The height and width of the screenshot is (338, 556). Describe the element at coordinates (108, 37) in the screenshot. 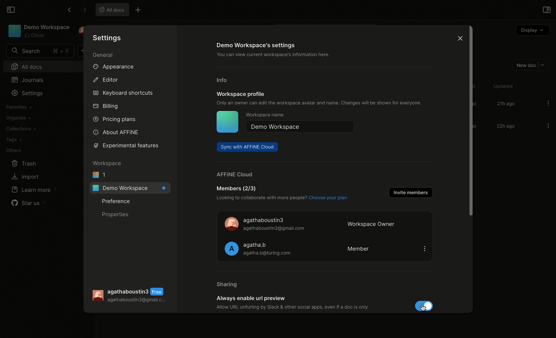

I see `Settings` at that location.